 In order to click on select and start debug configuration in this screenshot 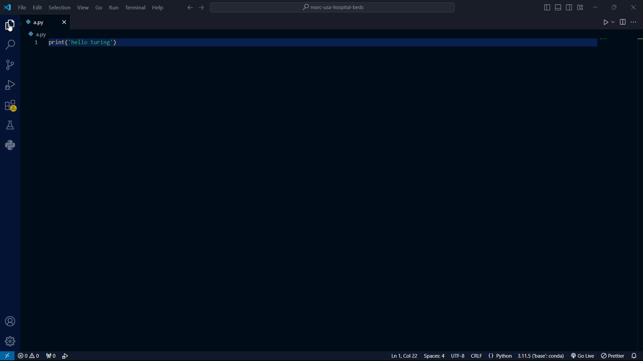, I will do `click(66, 356)`.